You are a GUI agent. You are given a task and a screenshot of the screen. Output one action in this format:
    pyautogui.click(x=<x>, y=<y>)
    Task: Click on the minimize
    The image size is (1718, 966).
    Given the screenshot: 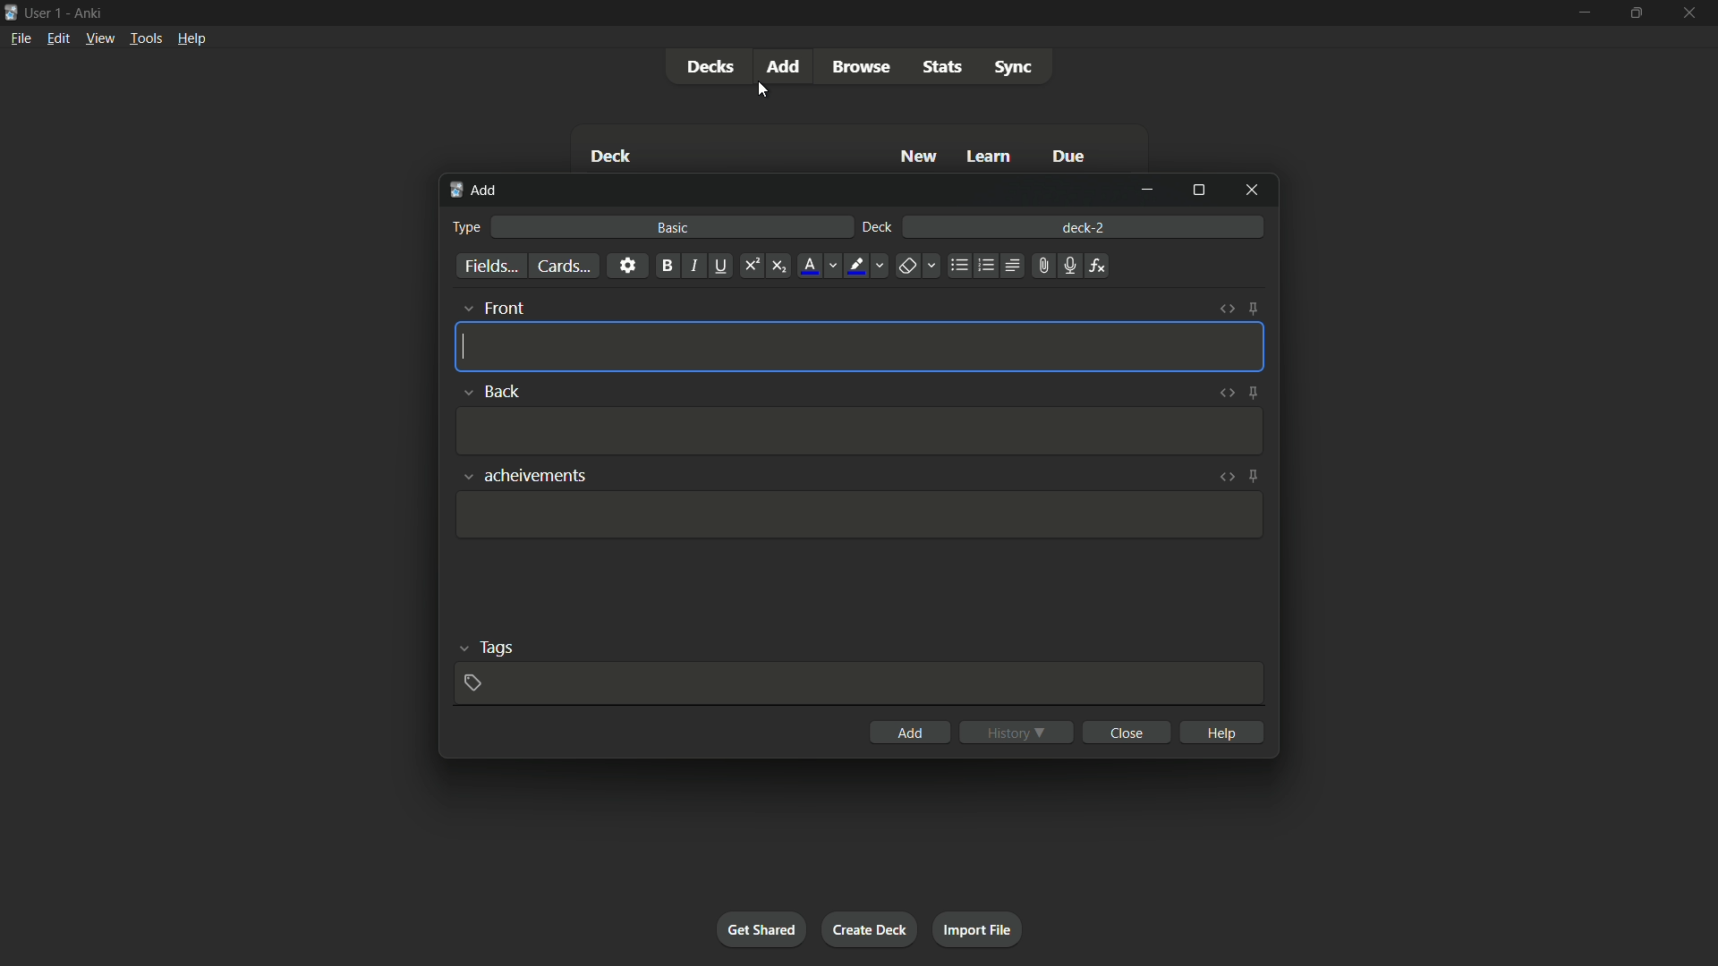 What is the action you would take?
    pyautogui.click(x=1147, y=191)
    